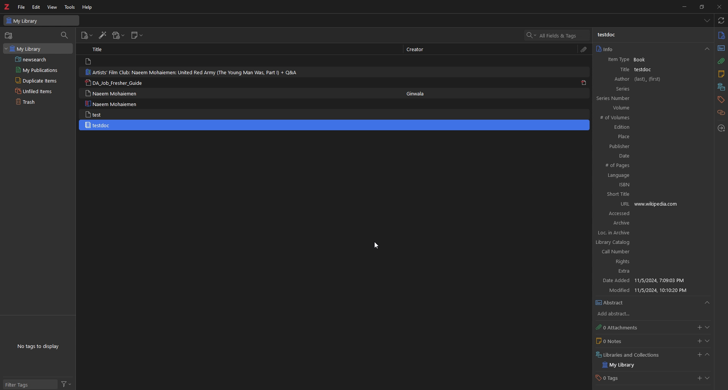 This screenshot has height=390, width=728. Describe the element at coordinates (641, 146) in the screenshot. I see `Publisher` at that location.